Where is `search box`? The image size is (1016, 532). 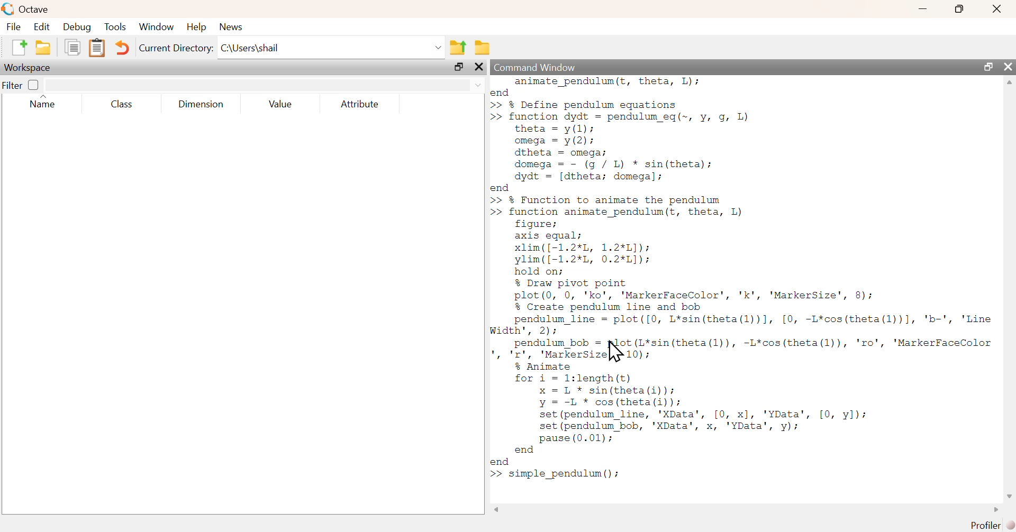
search box is located at coordinates (253, 85).